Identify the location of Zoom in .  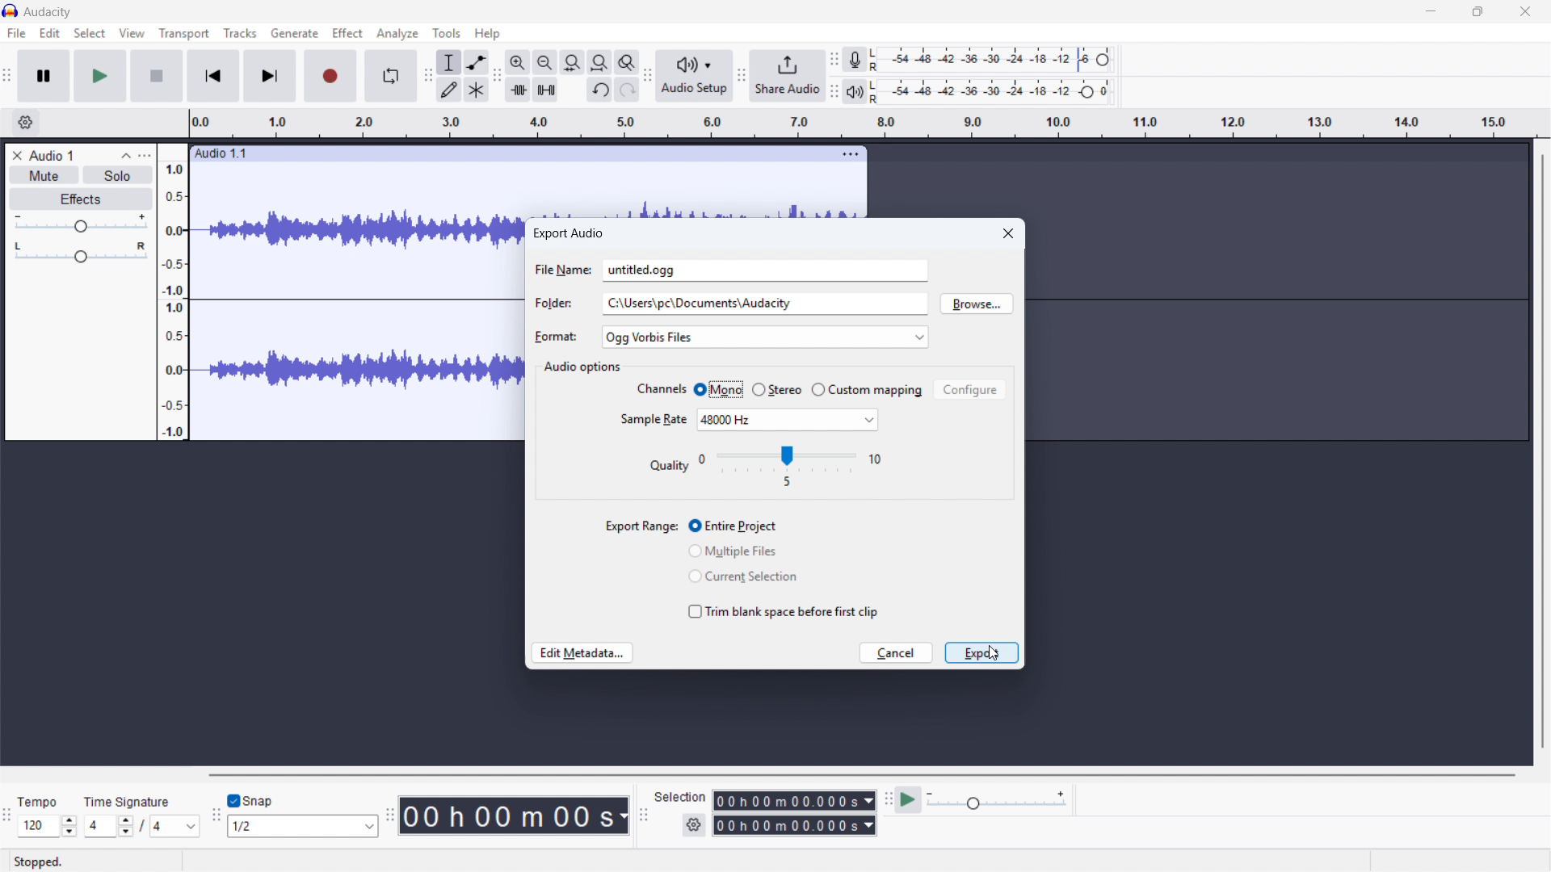
(518, 61).